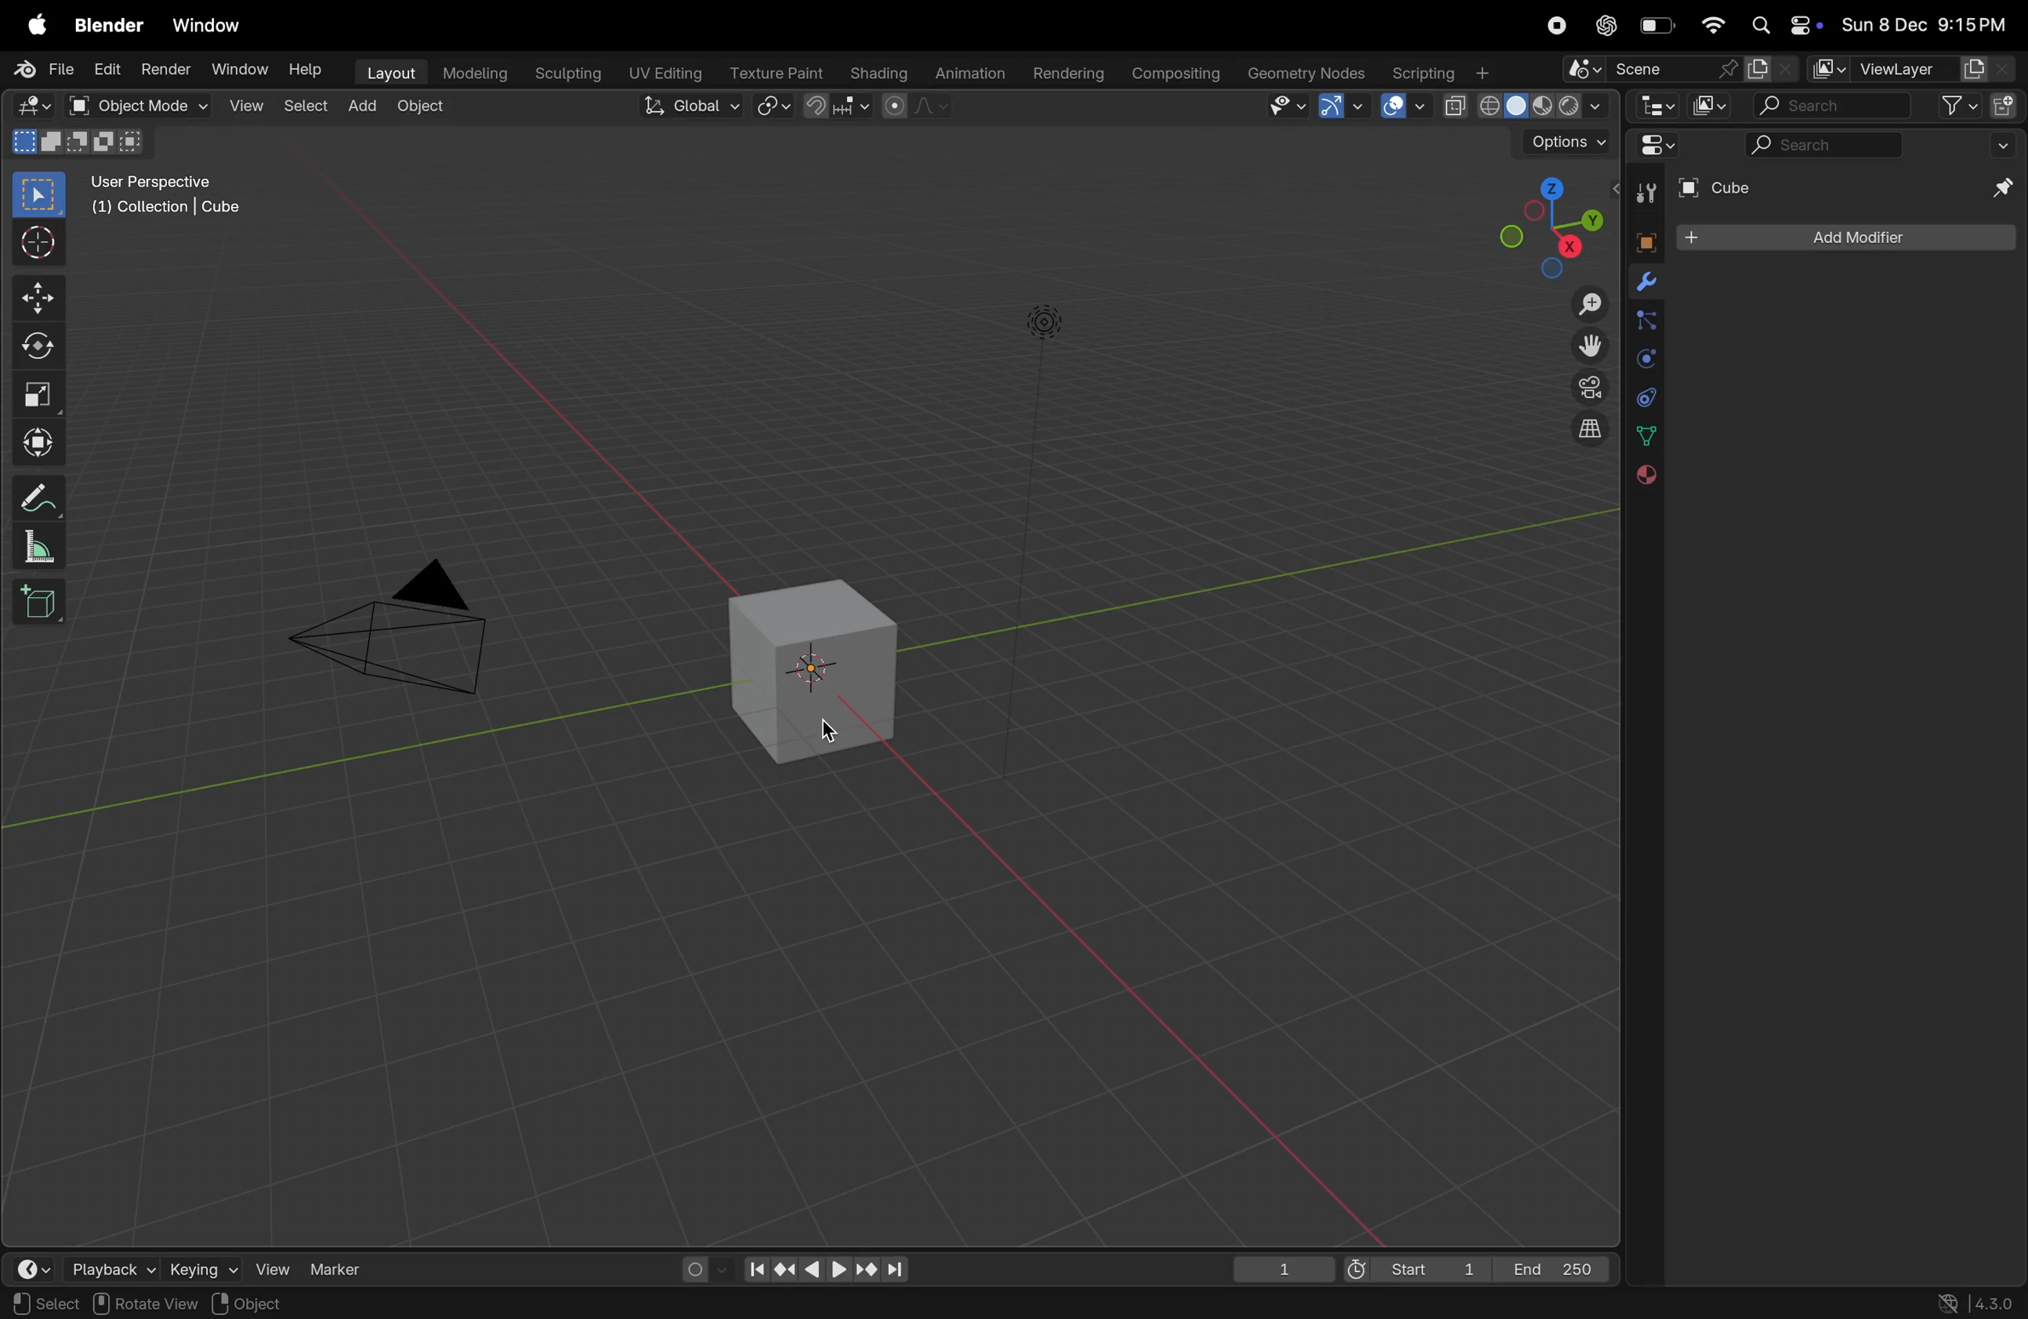 Image resolution: width=2028 pixels, height=1319 pixels. I want to click on shading, so click(873, 70).